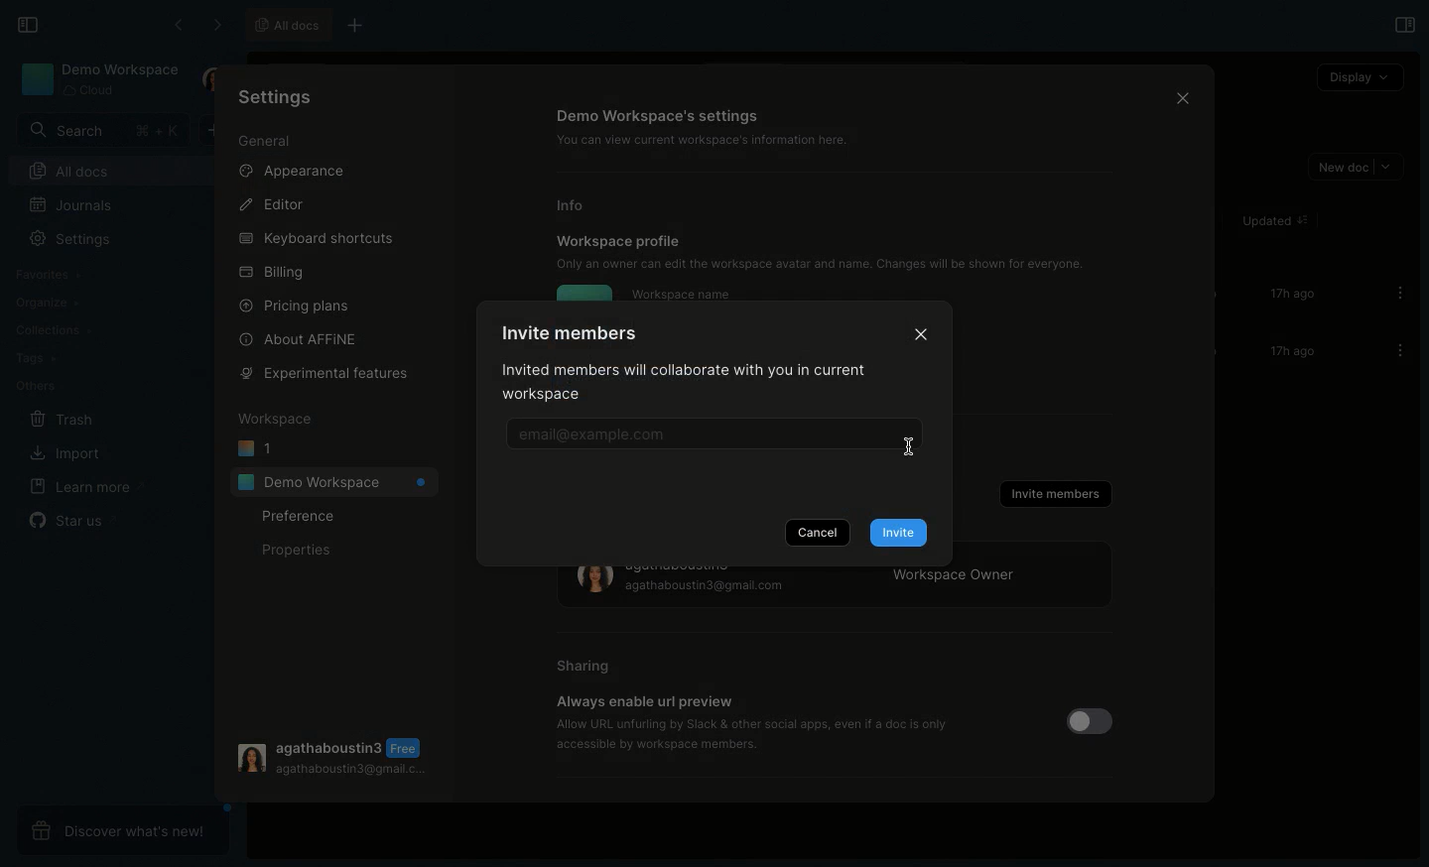 The width and height of the screenshot is (1429, 867). Describe the element at coordinates (1394, 293) in the screenshot. I see `Options` at that location.